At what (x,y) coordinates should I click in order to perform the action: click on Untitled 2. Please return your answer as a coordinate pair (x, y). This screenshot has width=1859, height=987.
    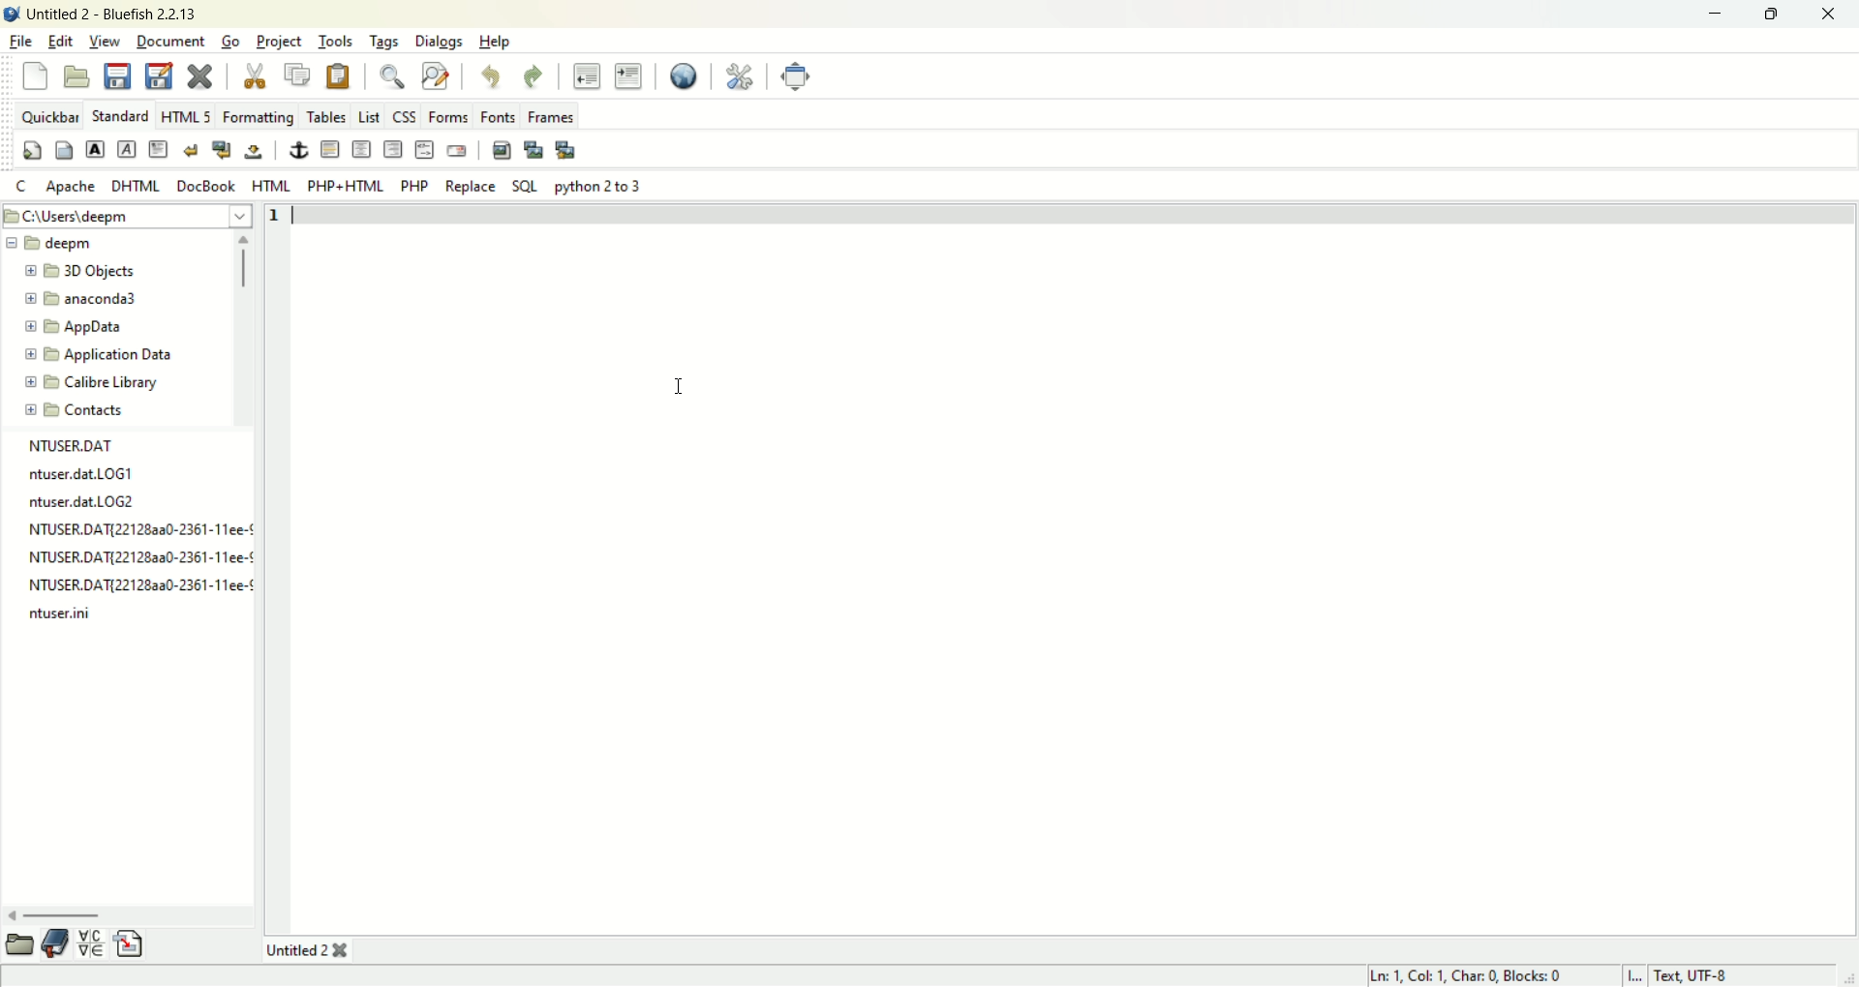
    Looking at the image, I should click on (307, 951).